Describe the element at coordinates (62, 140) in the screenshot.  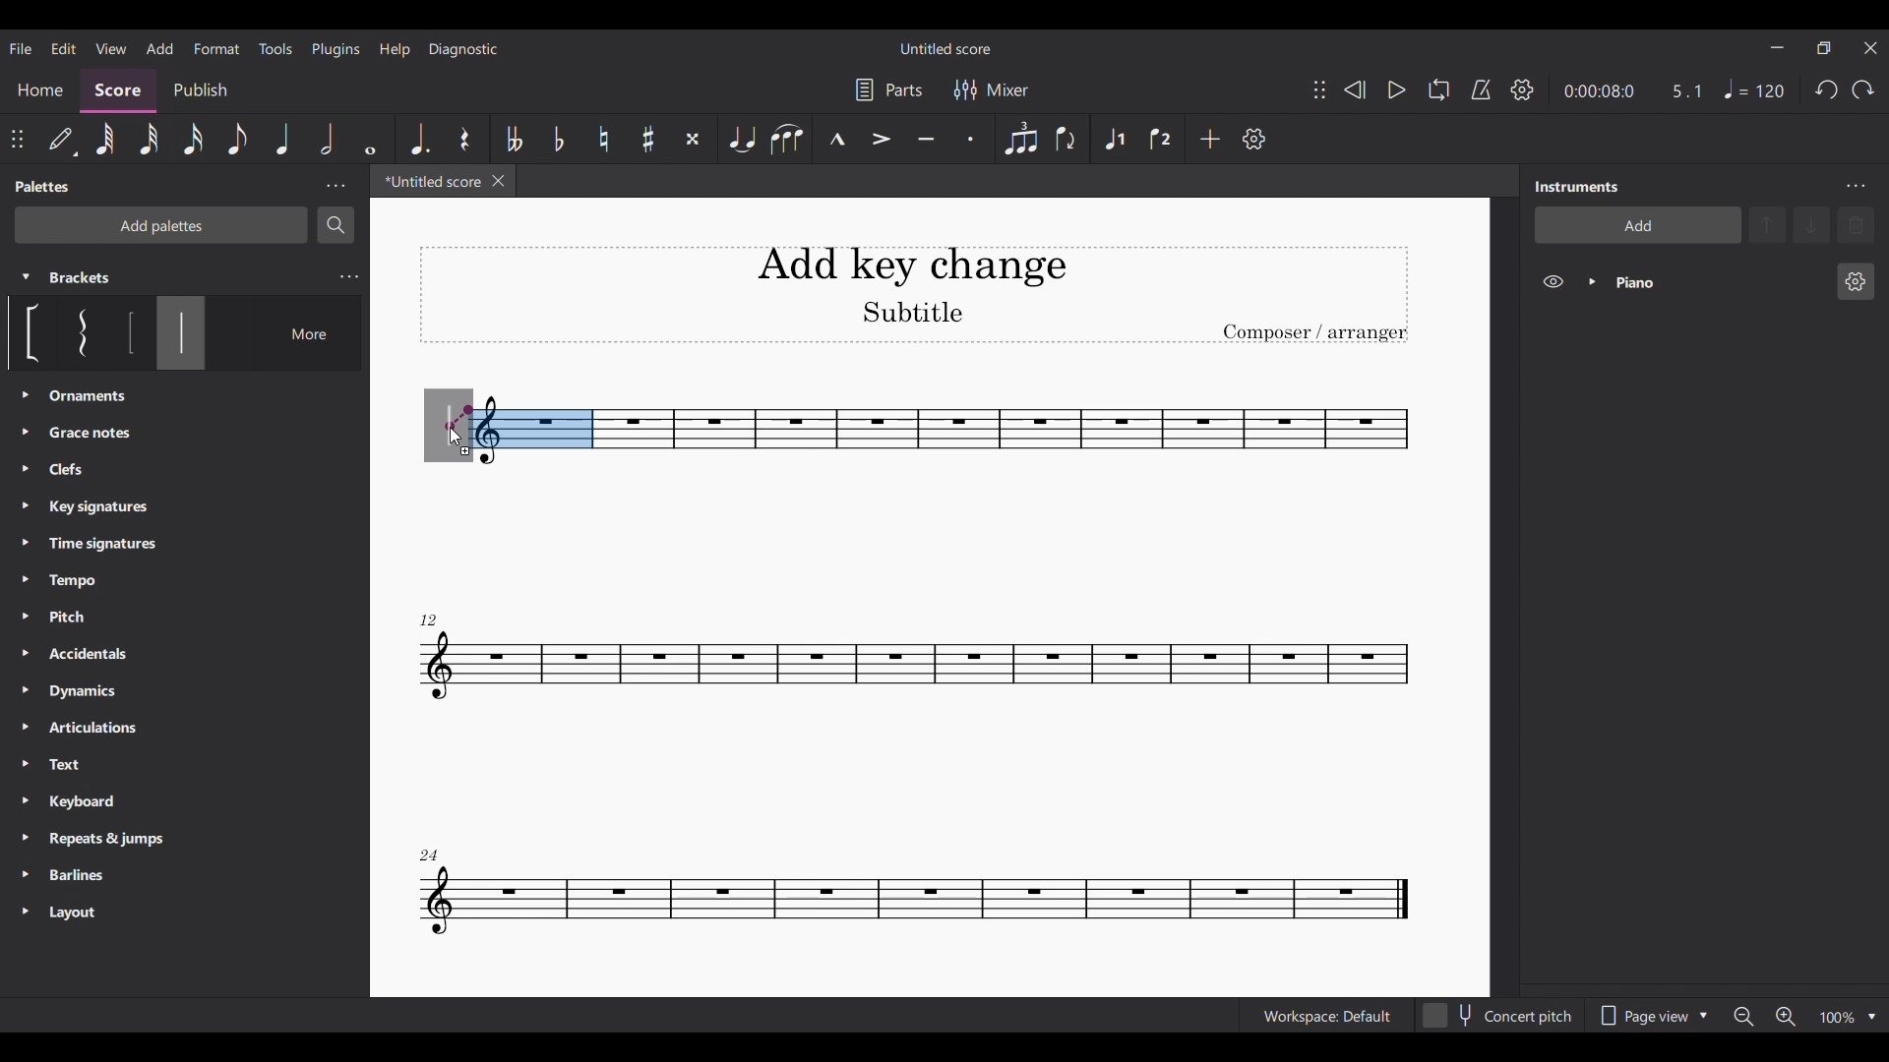
I see `Default` at that location.